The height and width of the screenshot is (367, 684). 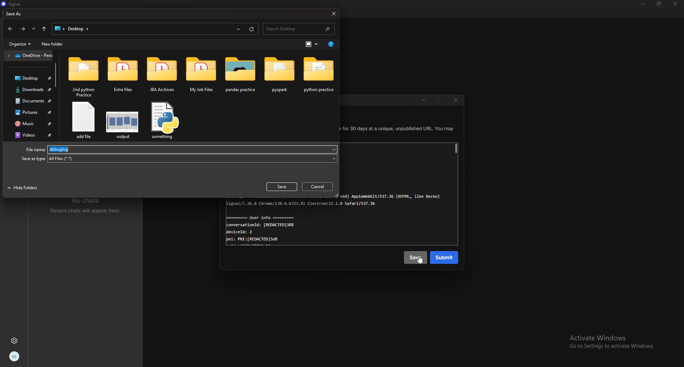 I want to click on folder, so click(x=84, y=76).